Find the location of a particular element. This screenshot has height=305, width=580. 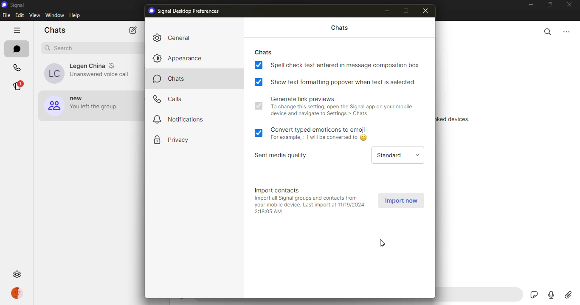

enabled is located at coordinates (258, 65).